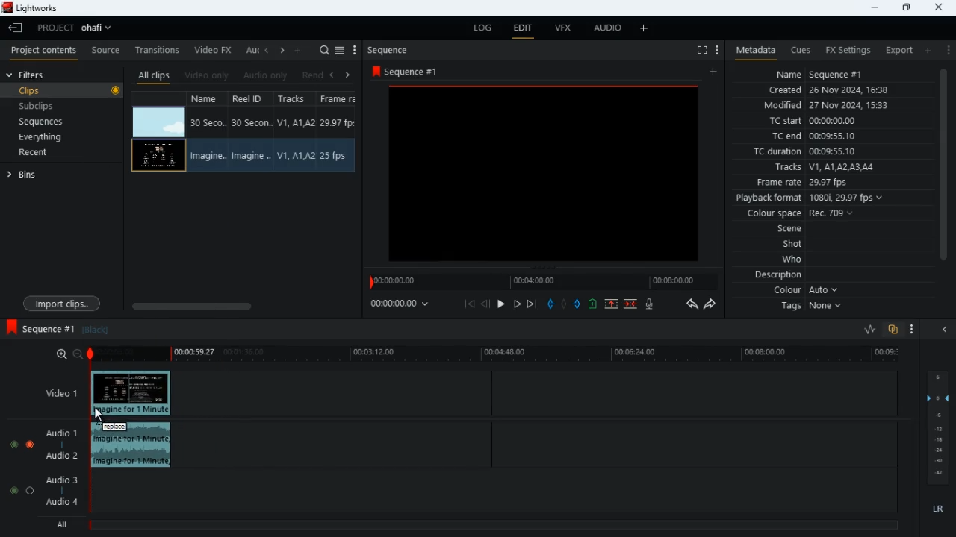 The height and width of the screenshot is (537, 956). I want to click on zoom, so click(69, 354).